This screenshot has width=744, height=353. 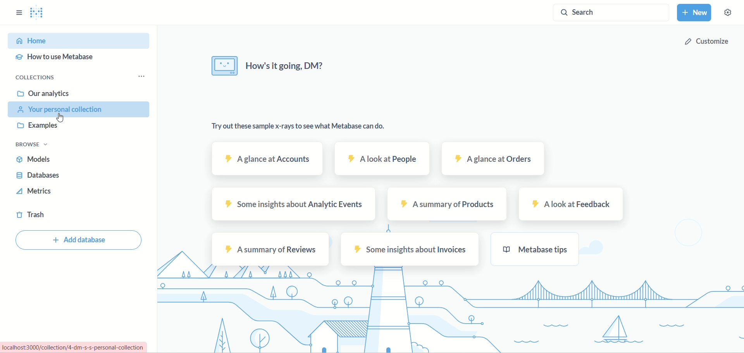 I want to click on collections, so click(x=38, y=77).